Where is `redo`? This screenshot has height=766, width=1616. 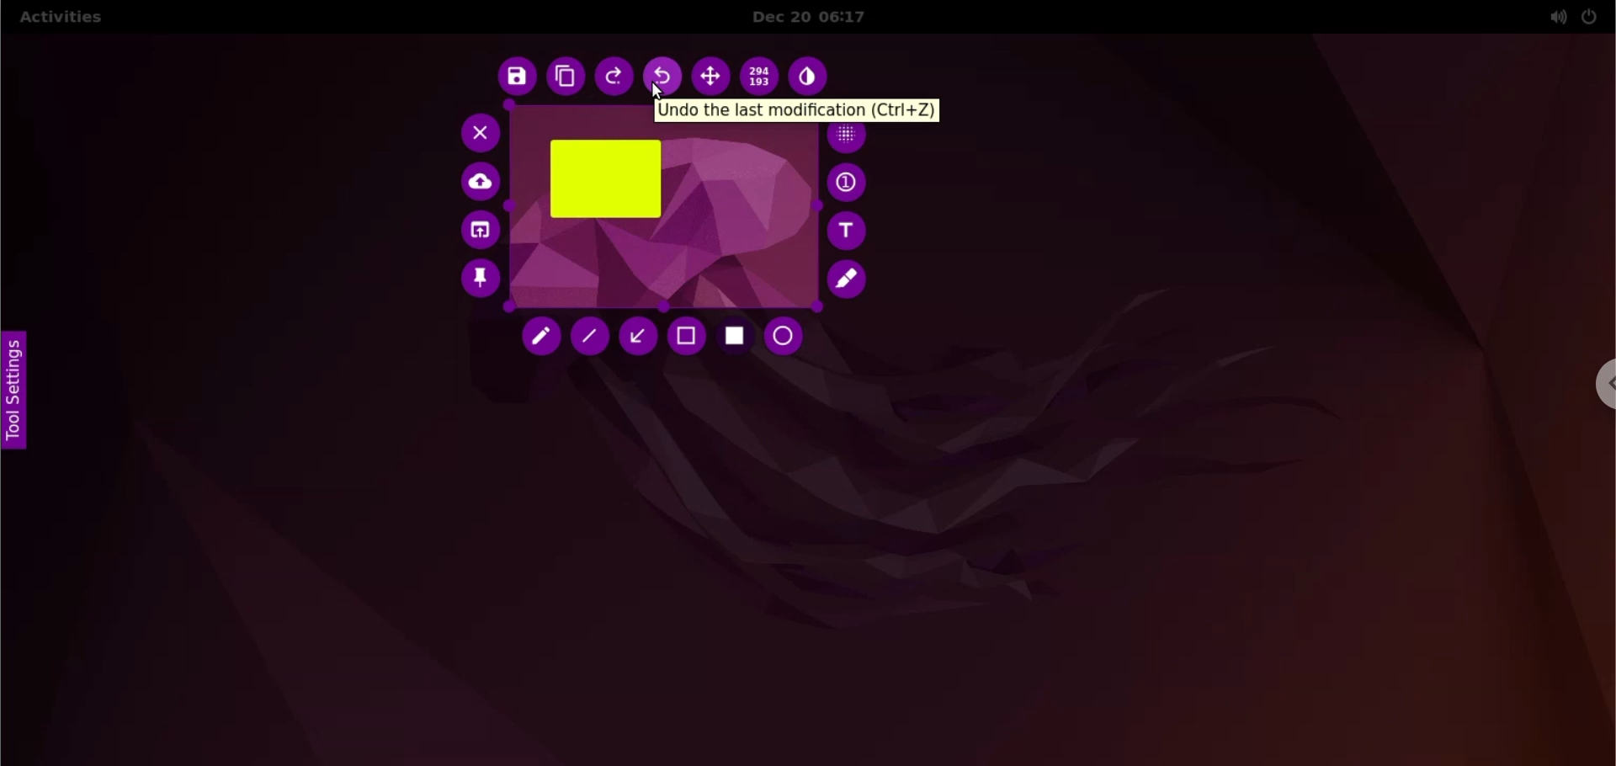
redo is located at coordinates (615, 78).